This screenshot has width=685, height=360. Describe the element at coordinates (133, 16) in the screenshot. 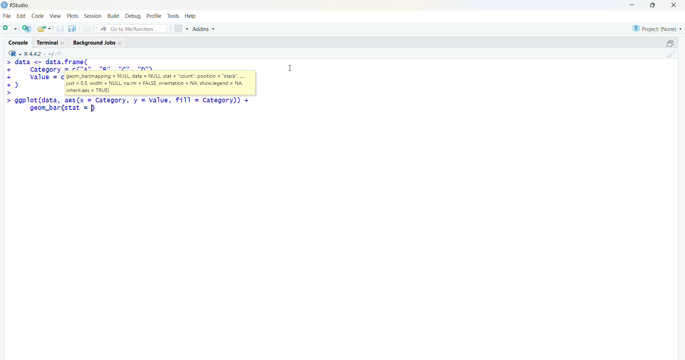

I see `debug` at that location.